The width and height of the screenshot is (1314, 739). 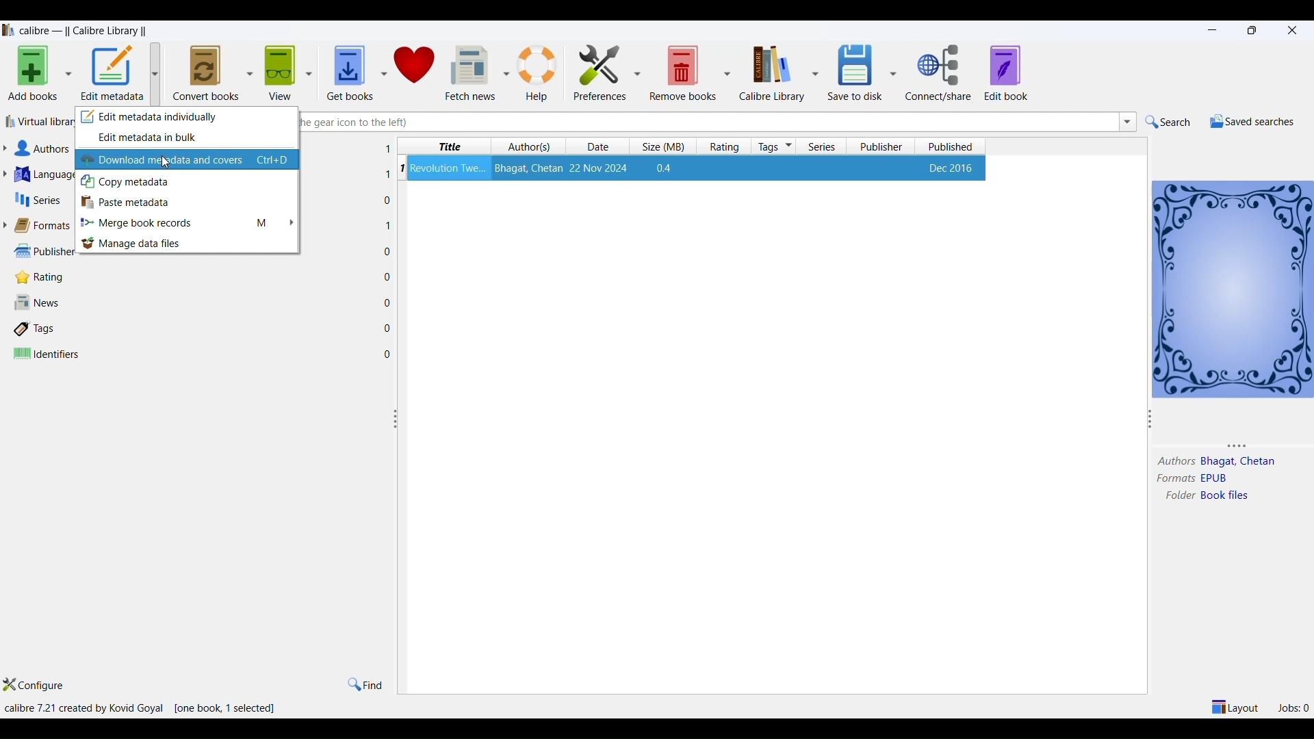 I want to click on languages list dropdown button, so click(x=9, y=174).